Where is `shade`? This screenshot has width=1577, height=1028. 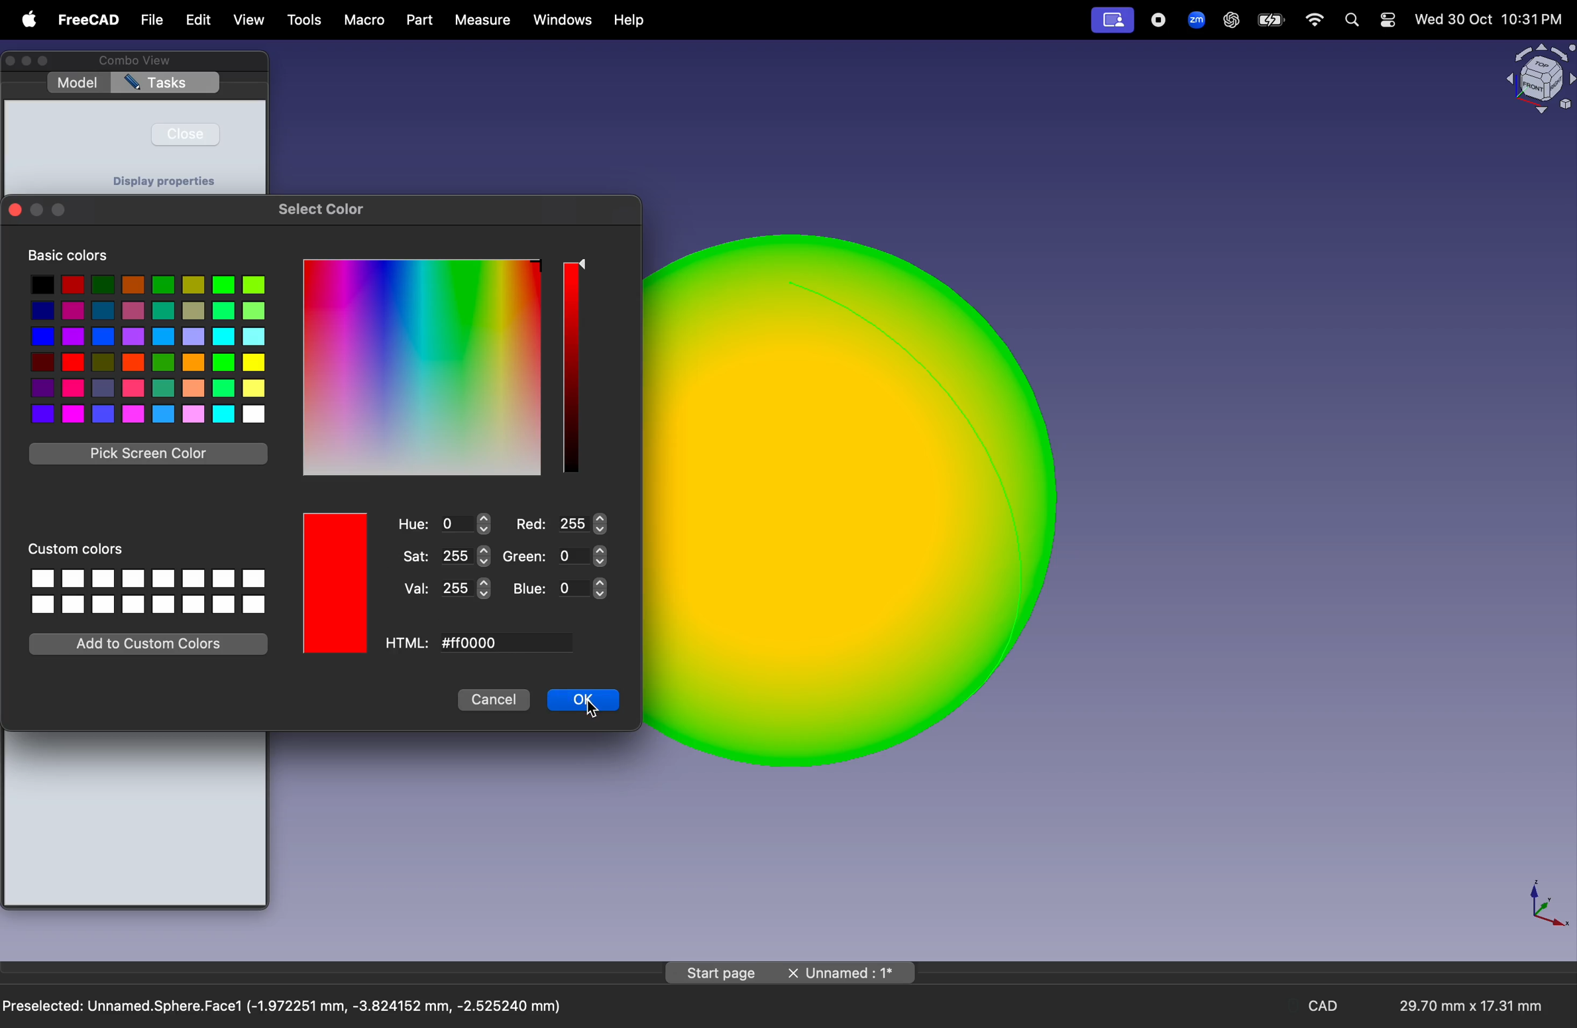
shade is located at coordinates (570, 367).